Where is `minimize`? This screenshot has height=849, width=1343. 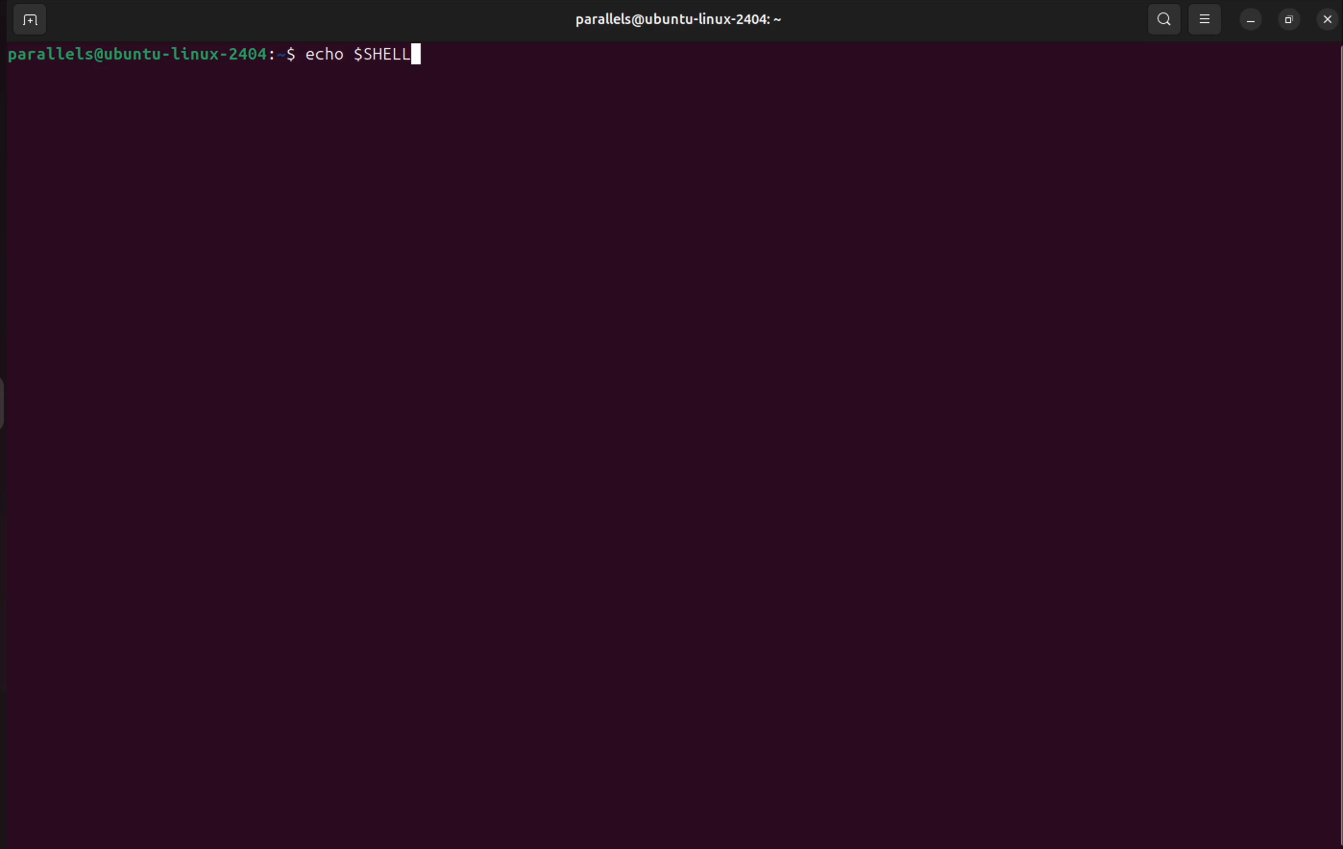
minimize is located at coordinates (1250, 21).